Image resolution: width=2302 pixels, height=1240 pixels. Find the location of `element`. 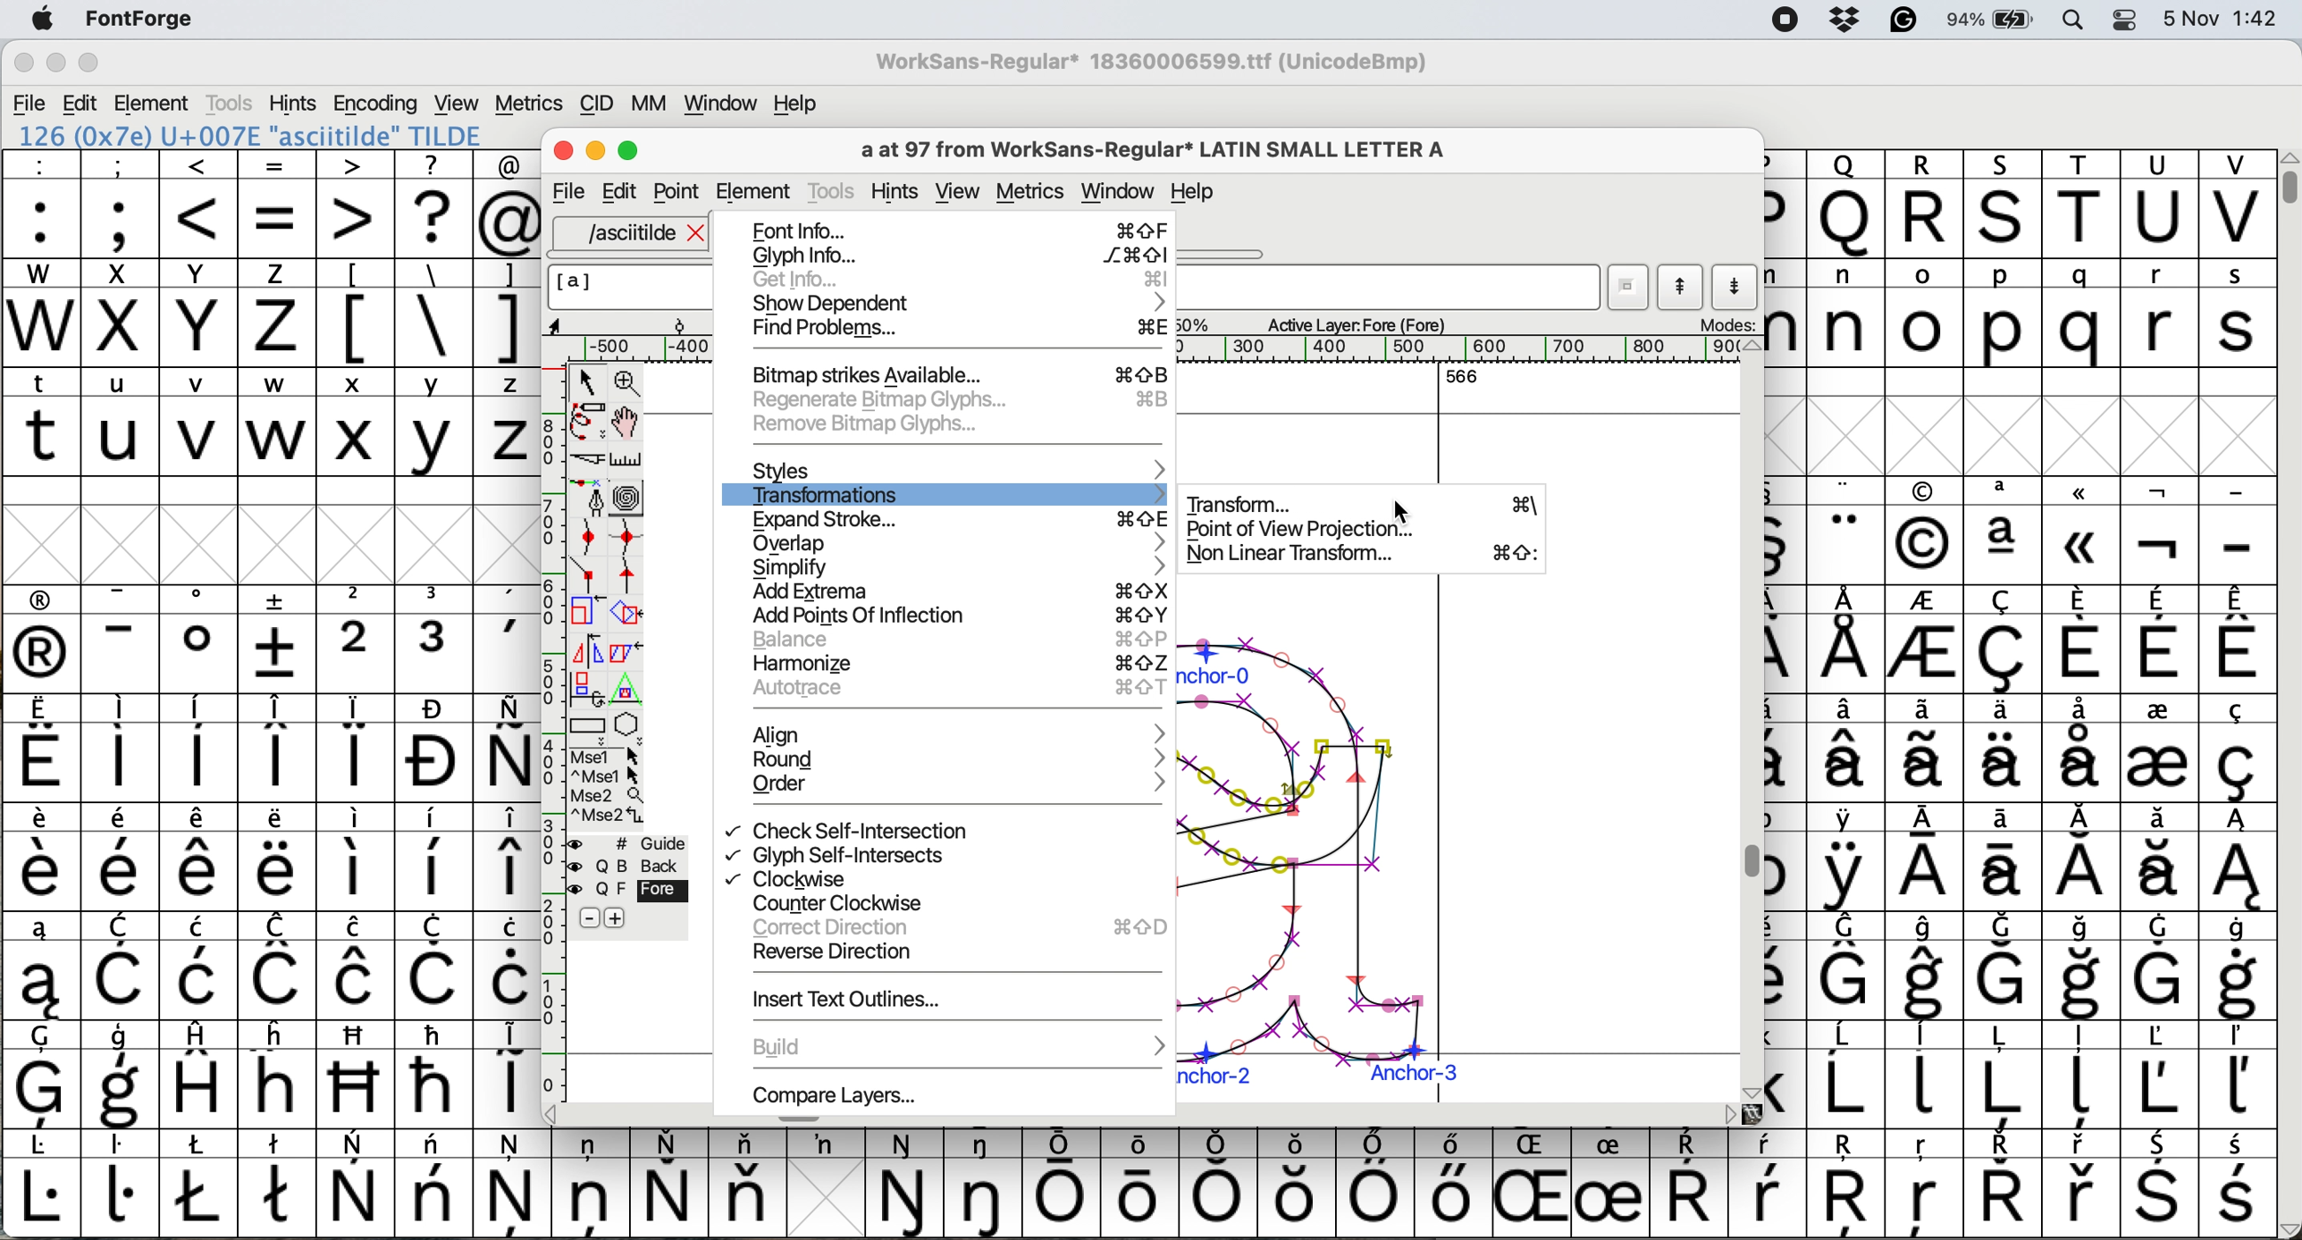

element is located at coordinates (756, 192).